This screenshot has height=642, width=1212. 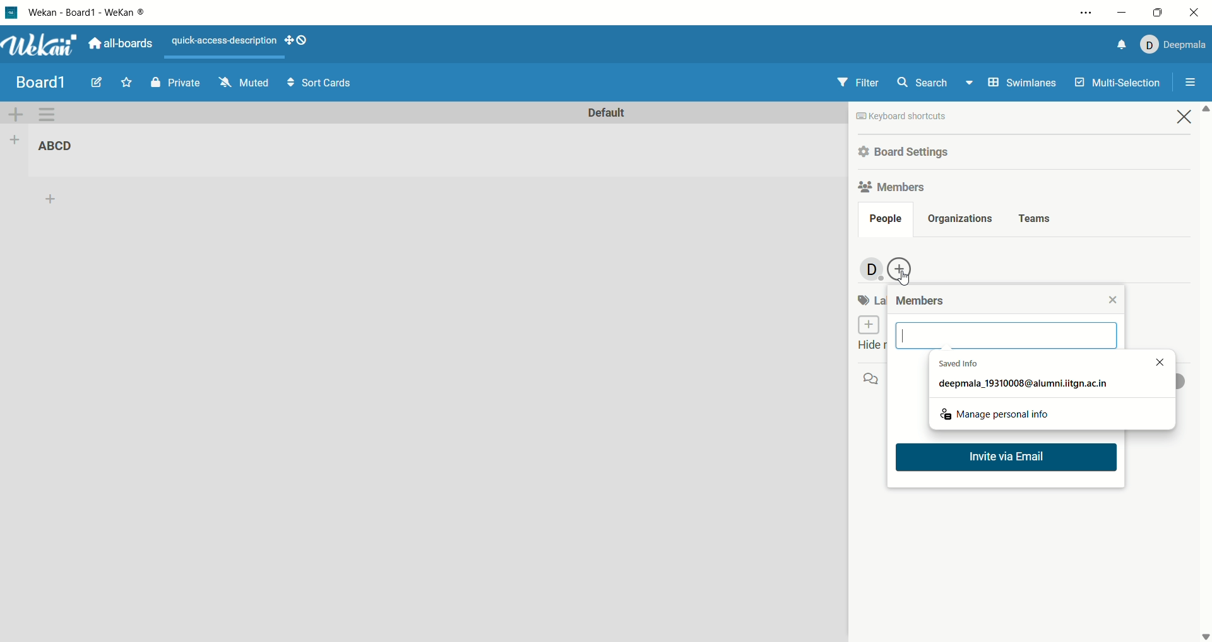 What do you see at coordinates (1204, 372) in the screenshot?
I see `vertical scroll bar` at bounding box center [1204, 372].